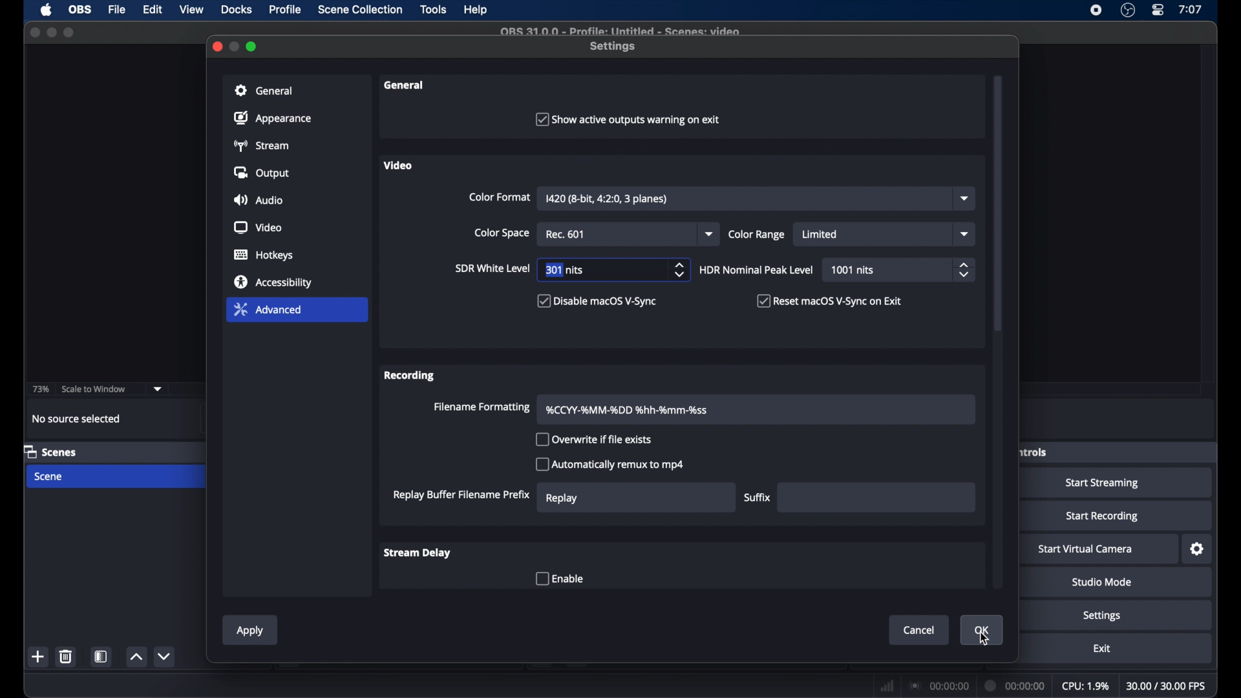 This screenshot has width=1241, height=698. What do you see at coordinates (756, 270) in the screenshot?
I see `HDR nominal peak level` at bounding box center [756, 270].